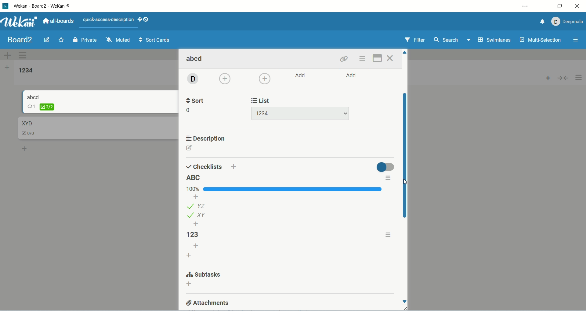 The width and height of the screenshot is (586, 311). I want to click on toggle button, so click(385, 167).